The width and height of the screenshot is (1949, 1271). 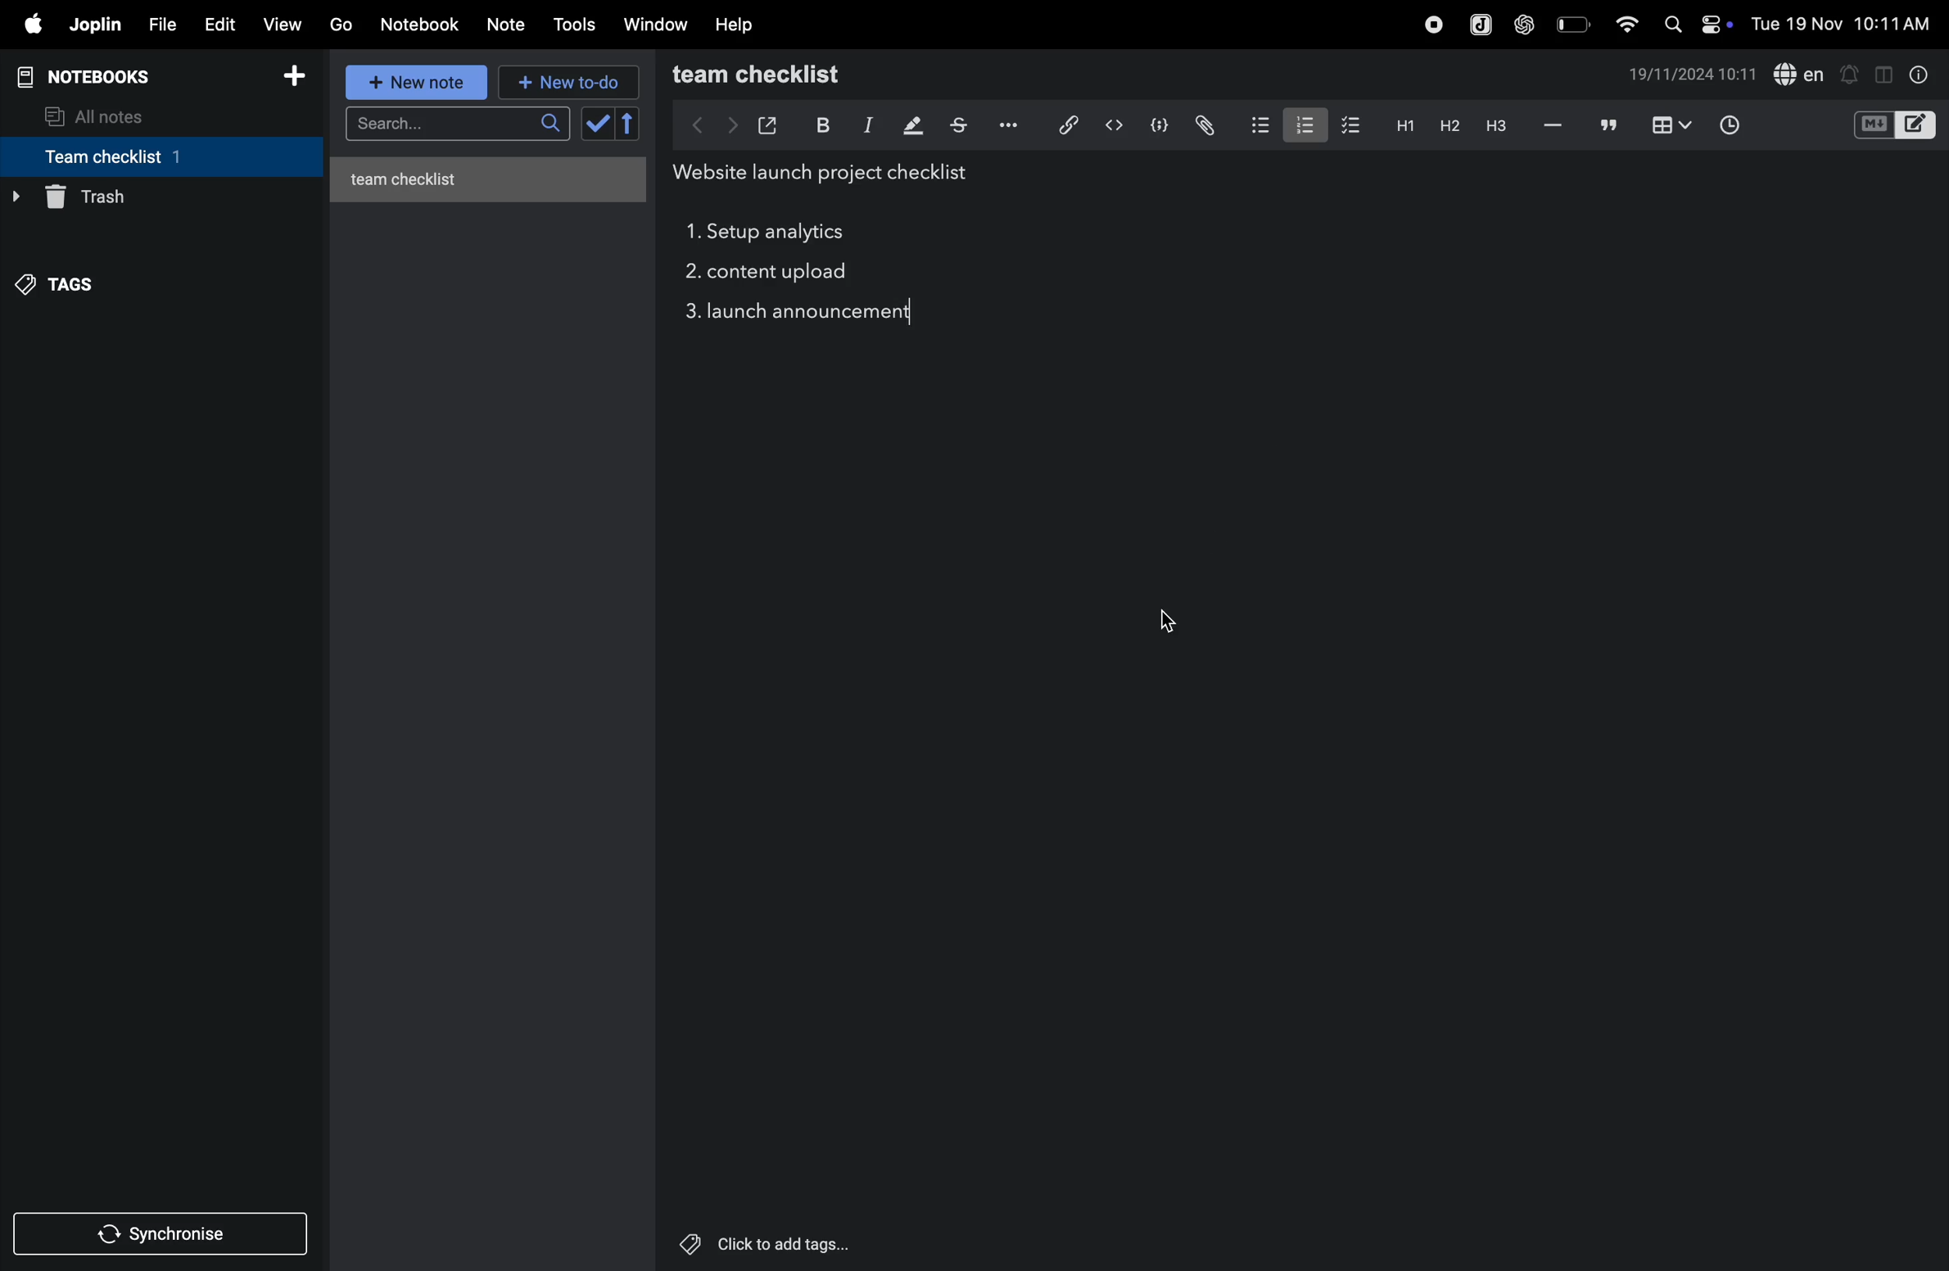 What do you see at coordinates (1114, 125) in the screenshot?
I see `inline code` at bounding box center [1114, 125].